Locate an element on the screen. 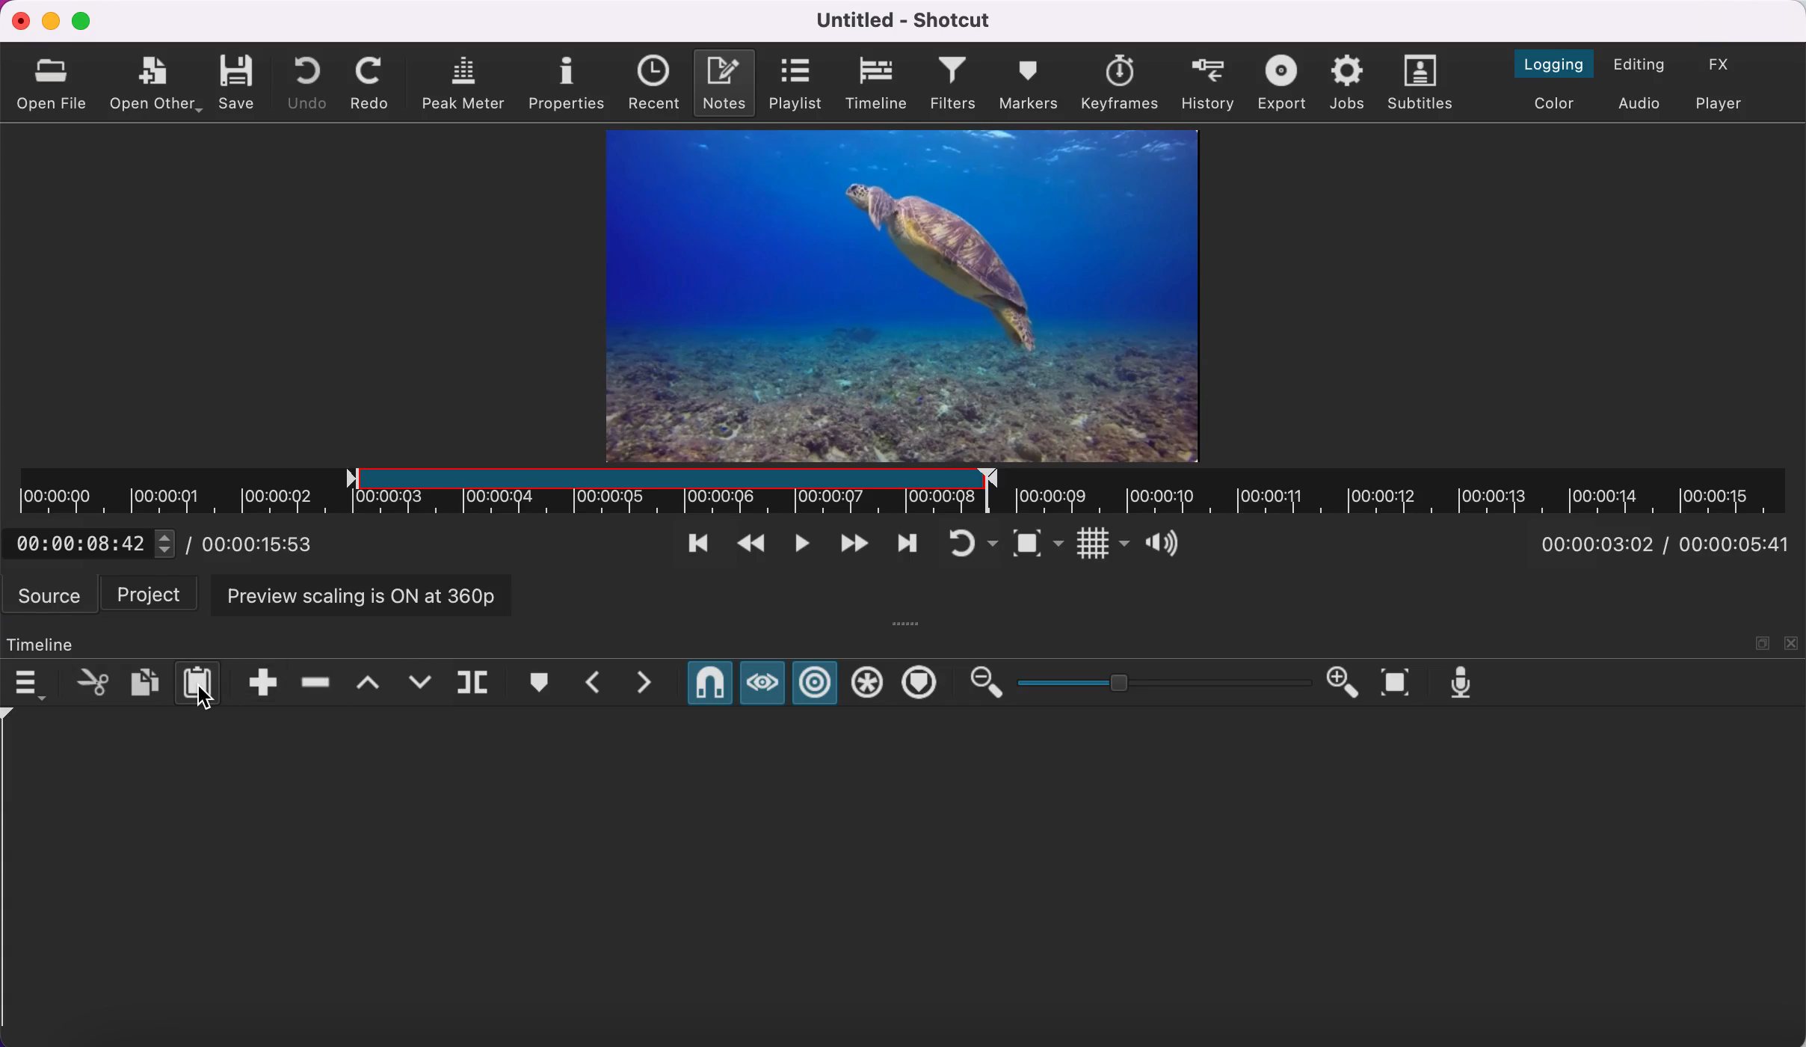  recent is located at coordinates (656, 83).